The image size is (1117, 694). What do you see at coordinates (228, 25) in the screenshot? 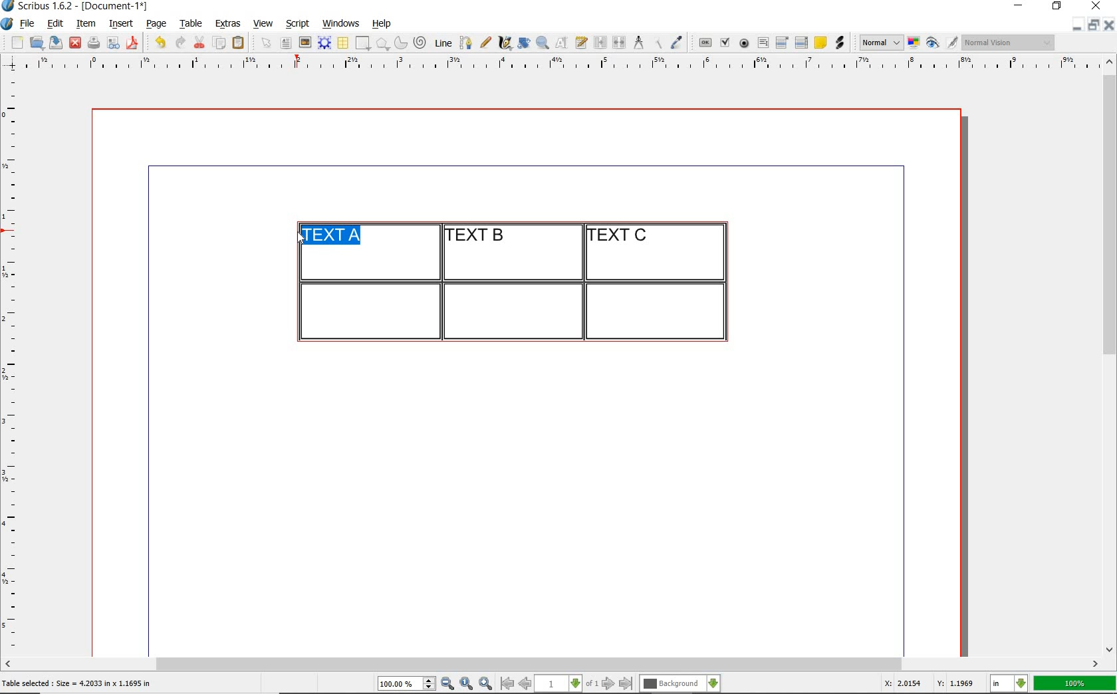
I see `extras` at bounding box center [228, 25].